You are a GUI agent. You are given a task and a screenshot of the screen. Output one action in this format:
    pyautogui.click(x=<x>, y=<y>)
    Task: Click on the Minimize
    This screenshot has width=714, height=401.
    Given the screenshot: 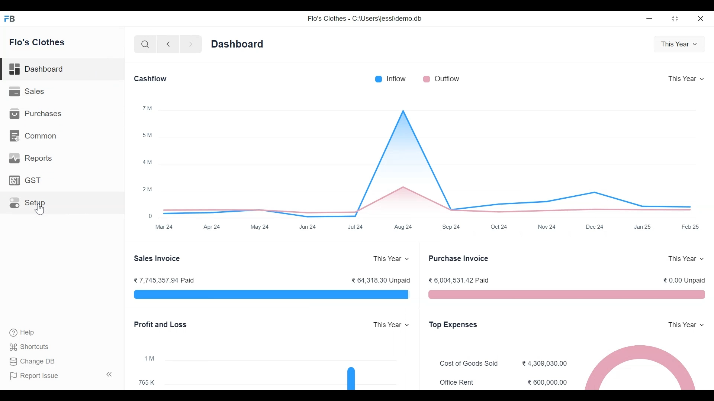 What is the action you would take?
    pyautogui.click(x=648, y=18)
    